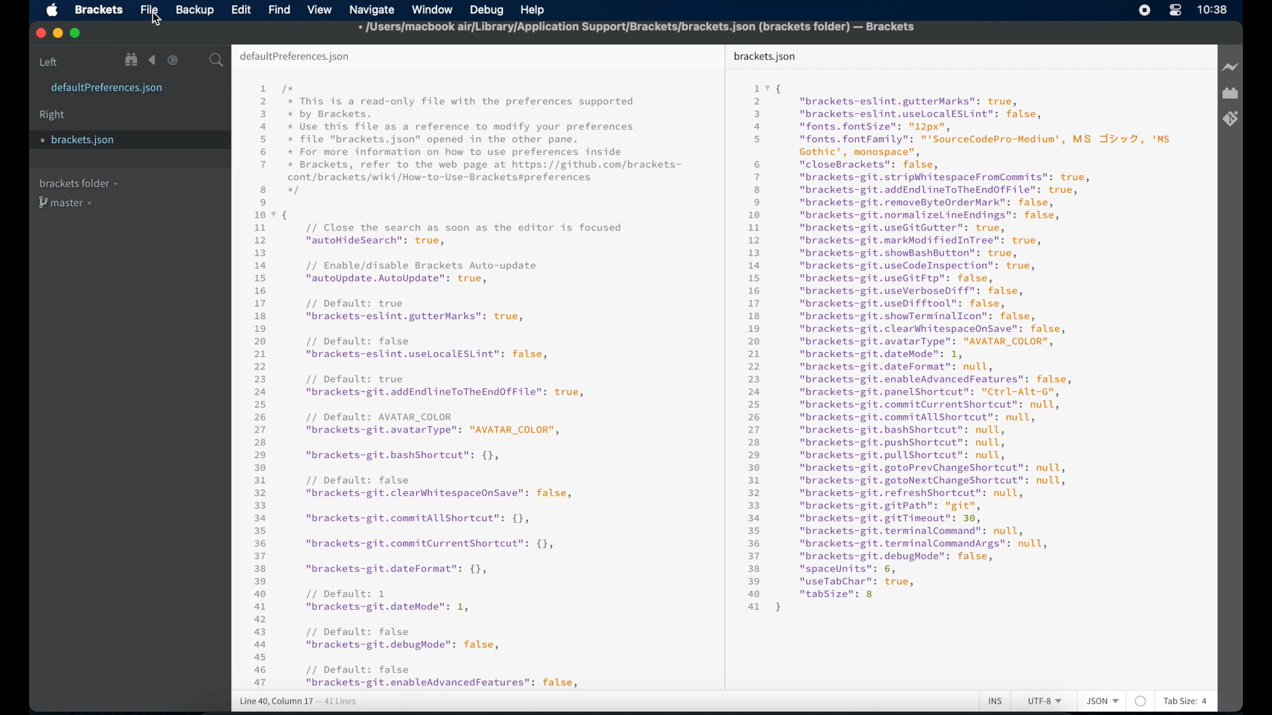 Image resolution: width=1272 pixels, height=715 pixels. I want to click on find, so click(280, 9).